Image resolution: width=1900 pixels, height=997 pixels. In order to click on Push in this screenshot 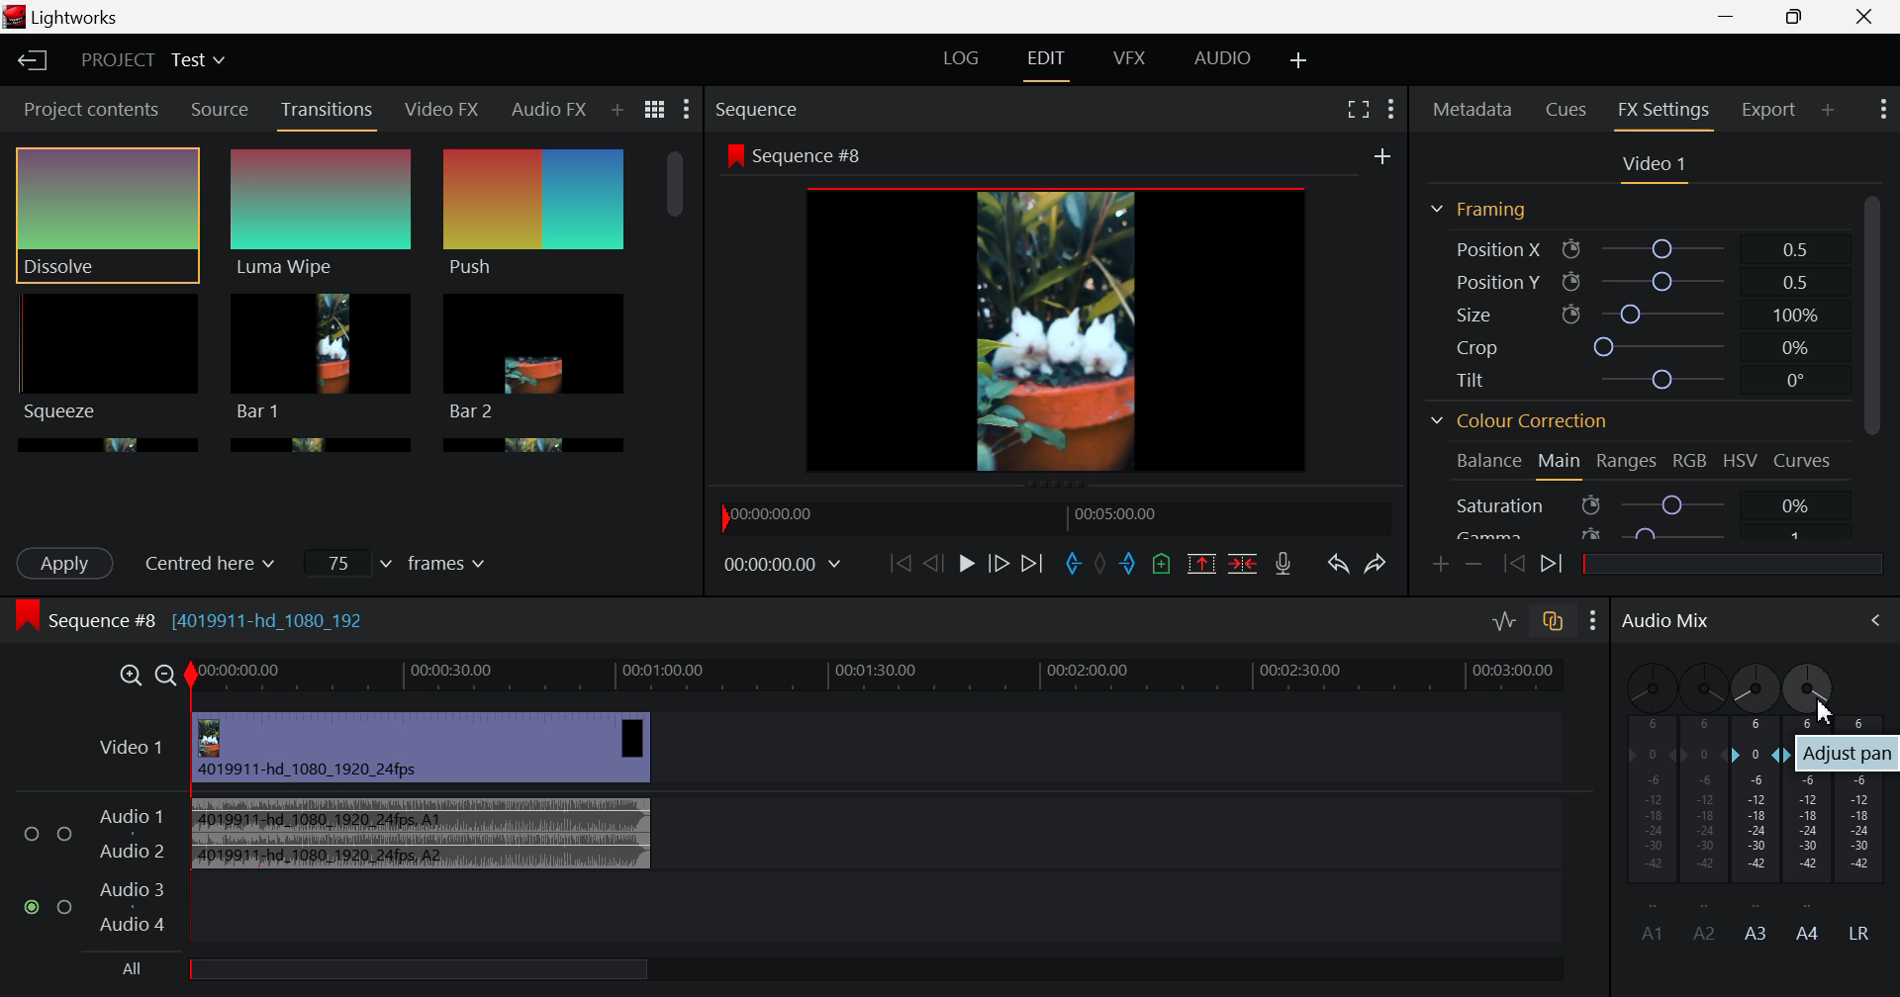, I will do `click(535, 215)`.